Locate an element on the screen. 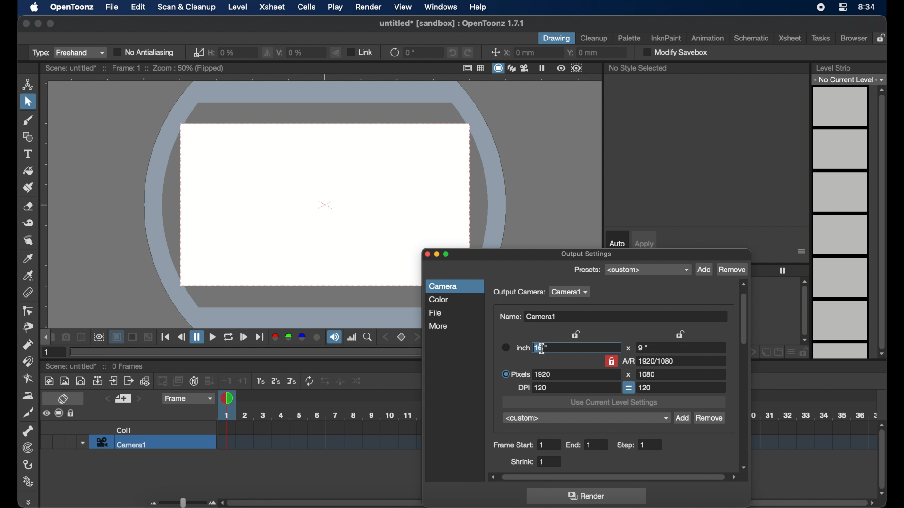   is located at coordinates (243, 339).